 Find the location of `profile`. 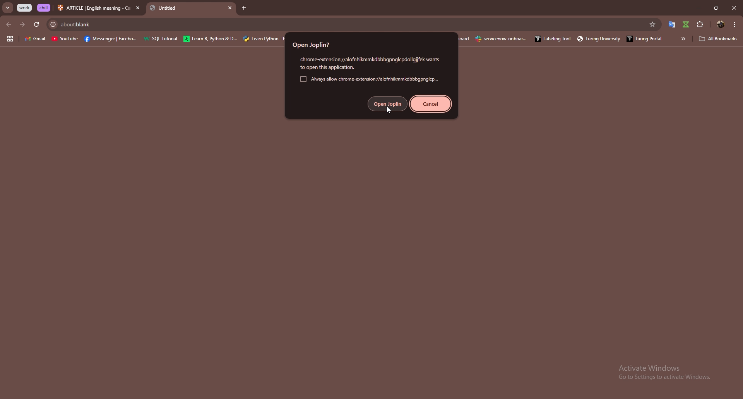

profile is located at coordinates (721, 24).